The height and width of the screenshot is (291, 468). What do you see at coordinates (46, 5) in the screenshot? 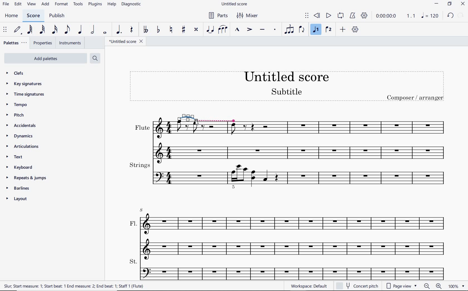
I see `add` at bounding box center [46, 5].